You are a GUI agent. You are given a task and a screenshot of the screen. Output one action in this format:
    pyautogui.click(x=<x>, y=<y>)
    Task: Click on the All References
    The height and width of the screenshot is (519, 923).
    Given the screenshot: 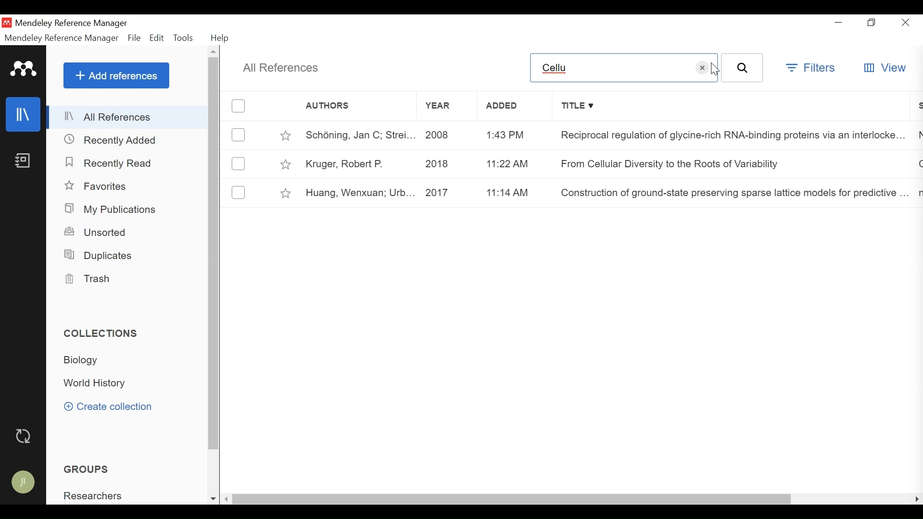 What is the action you would take?
    pyautogui.click(x=282, y=69)
    